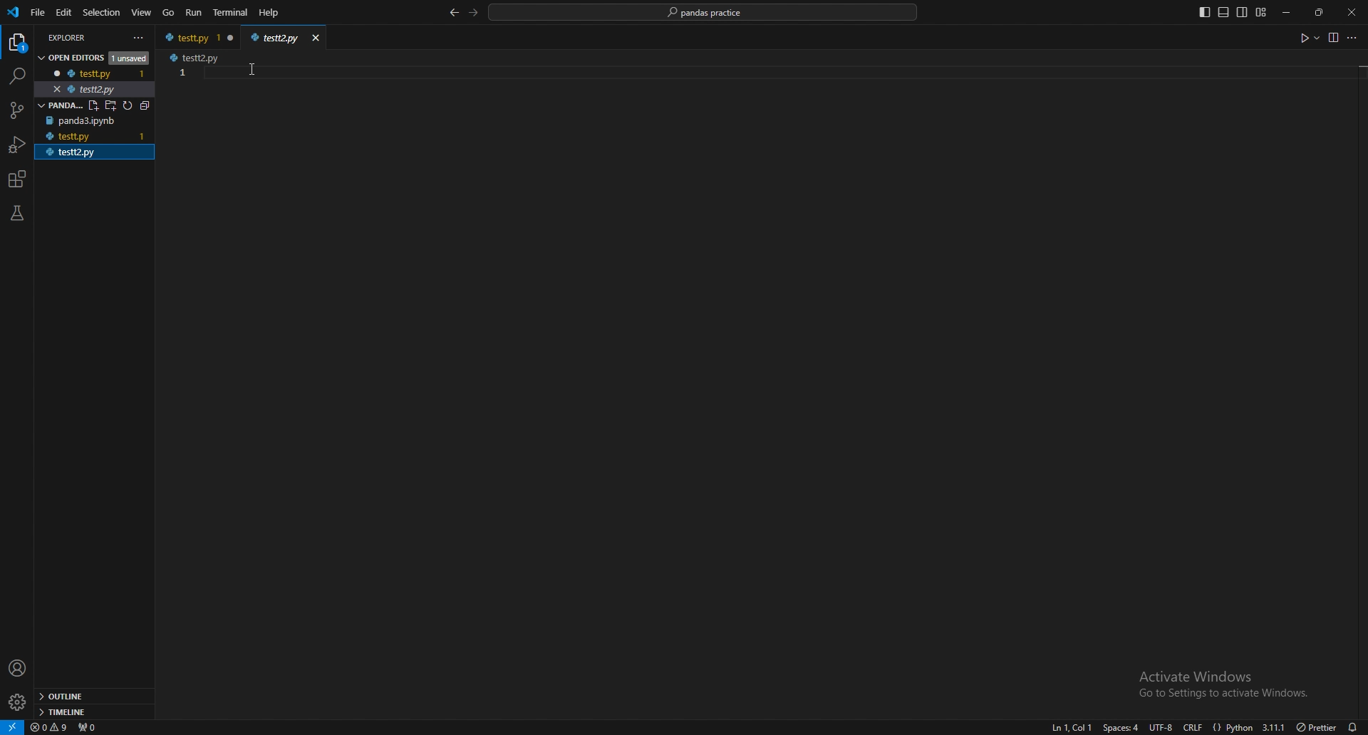  What do you see at coordinates (19, 702) in the screenshot?
I see `settings` at bounding box center [19, 702].